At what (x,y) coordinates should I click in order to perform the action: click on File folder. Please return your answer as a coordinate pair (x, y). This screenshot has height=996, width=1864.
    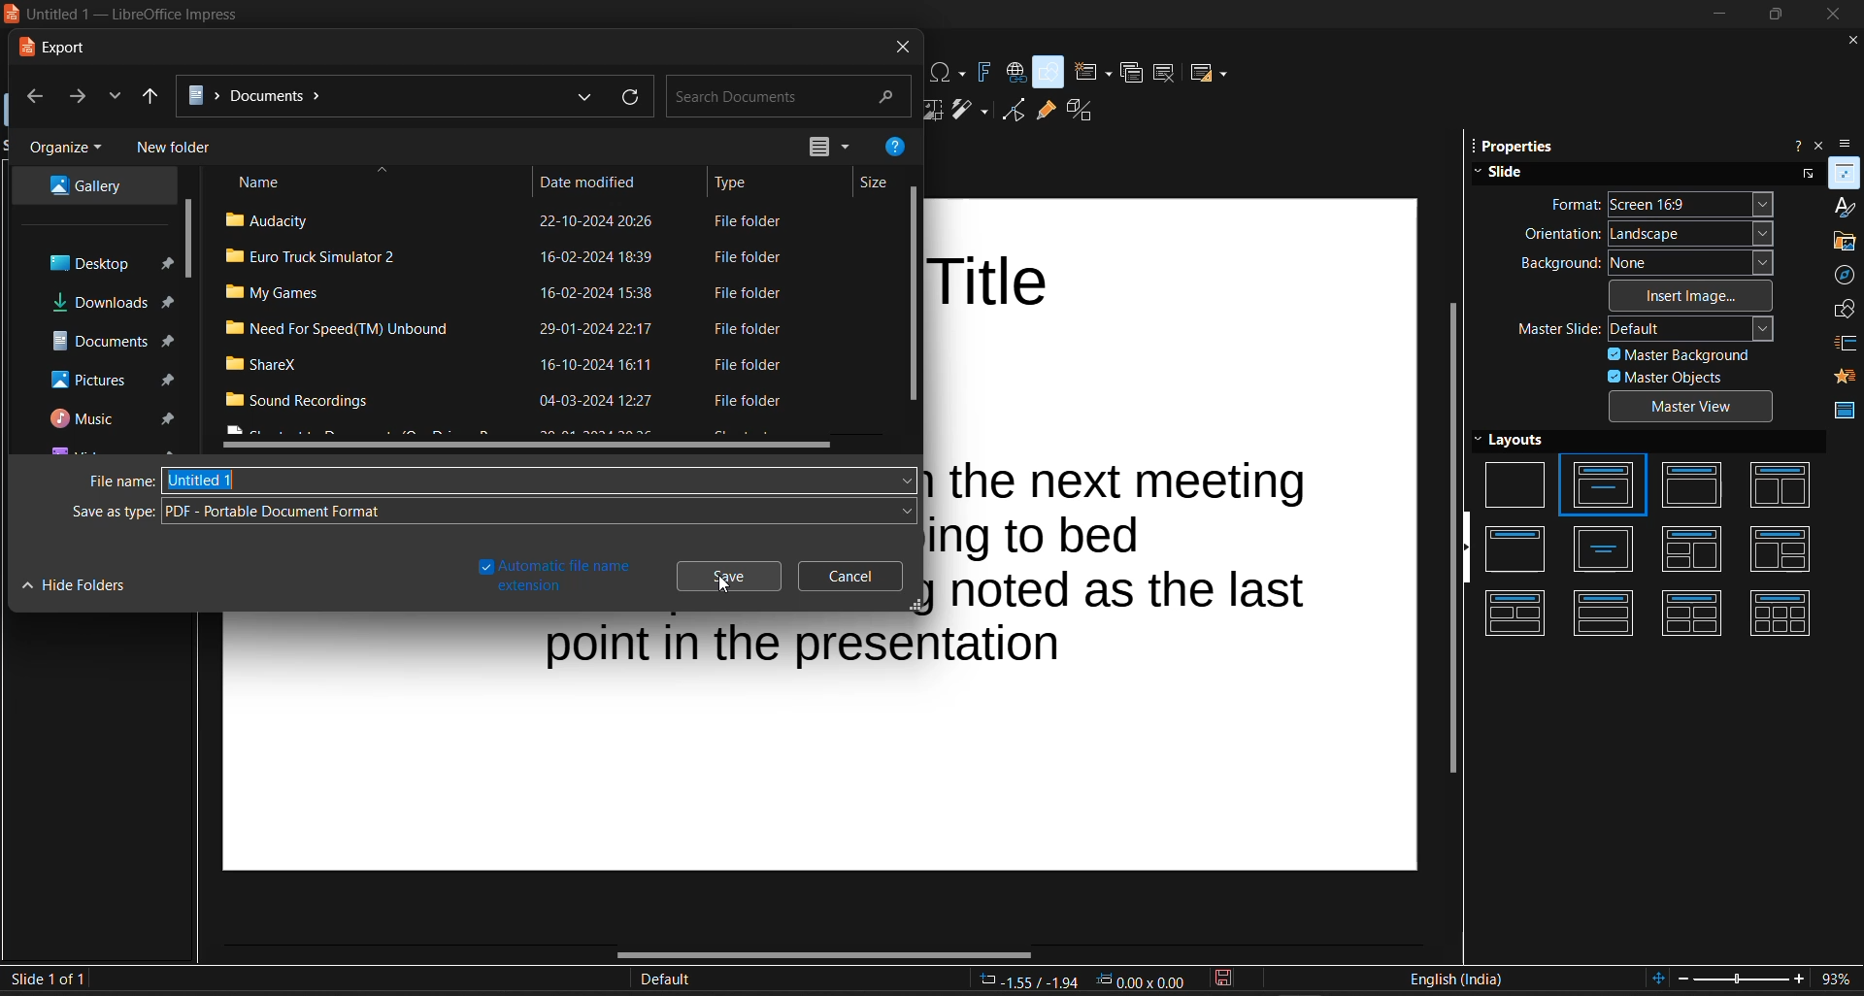
    Looking at the image, I should click on (749, 222).